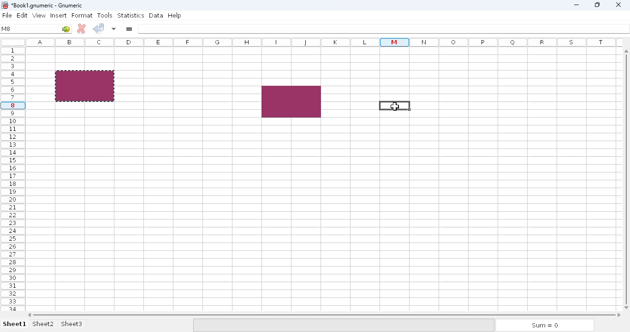 Image resolution: width=630 pixels, height=332 pixels. Describe the element at coordinates (174, 16) in the screenshot. I see `help` at that location.